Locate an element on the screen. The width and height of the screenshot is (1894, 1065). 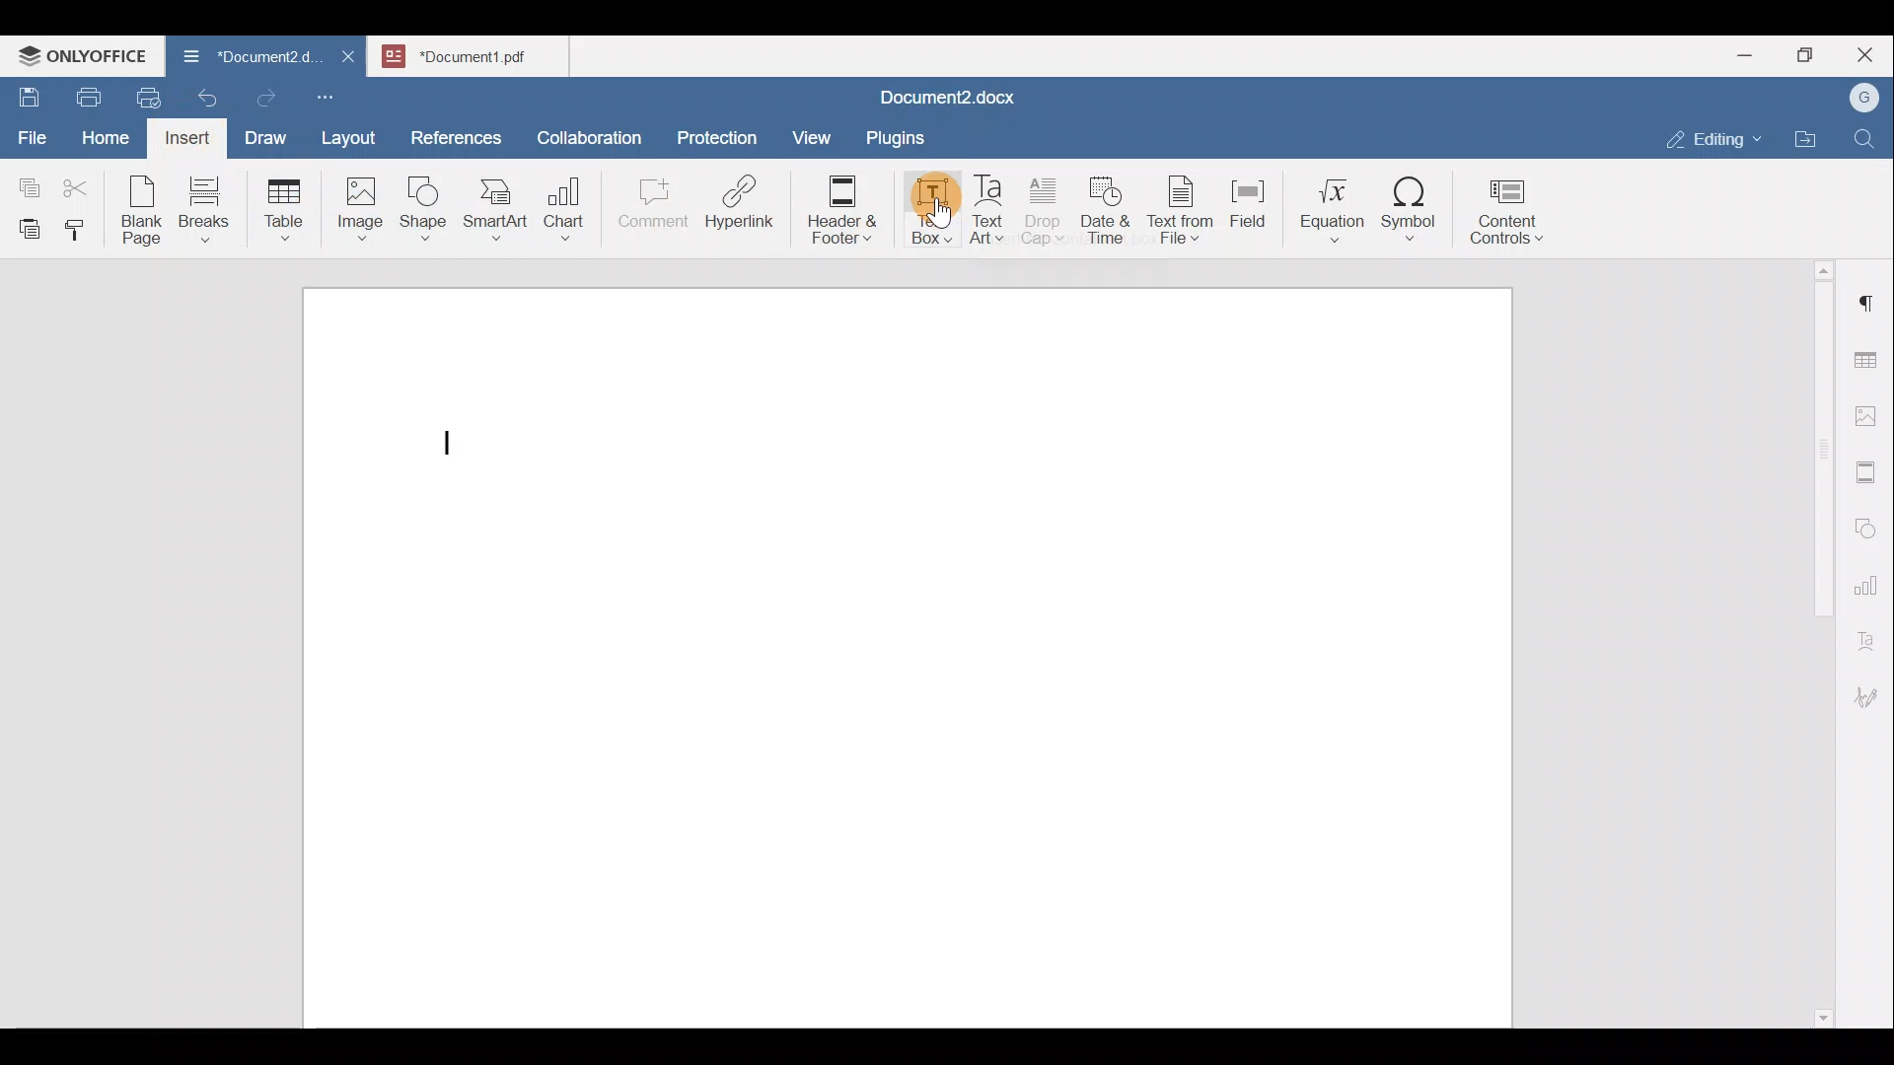
Signature settings is located at coordinates (1871, 690).